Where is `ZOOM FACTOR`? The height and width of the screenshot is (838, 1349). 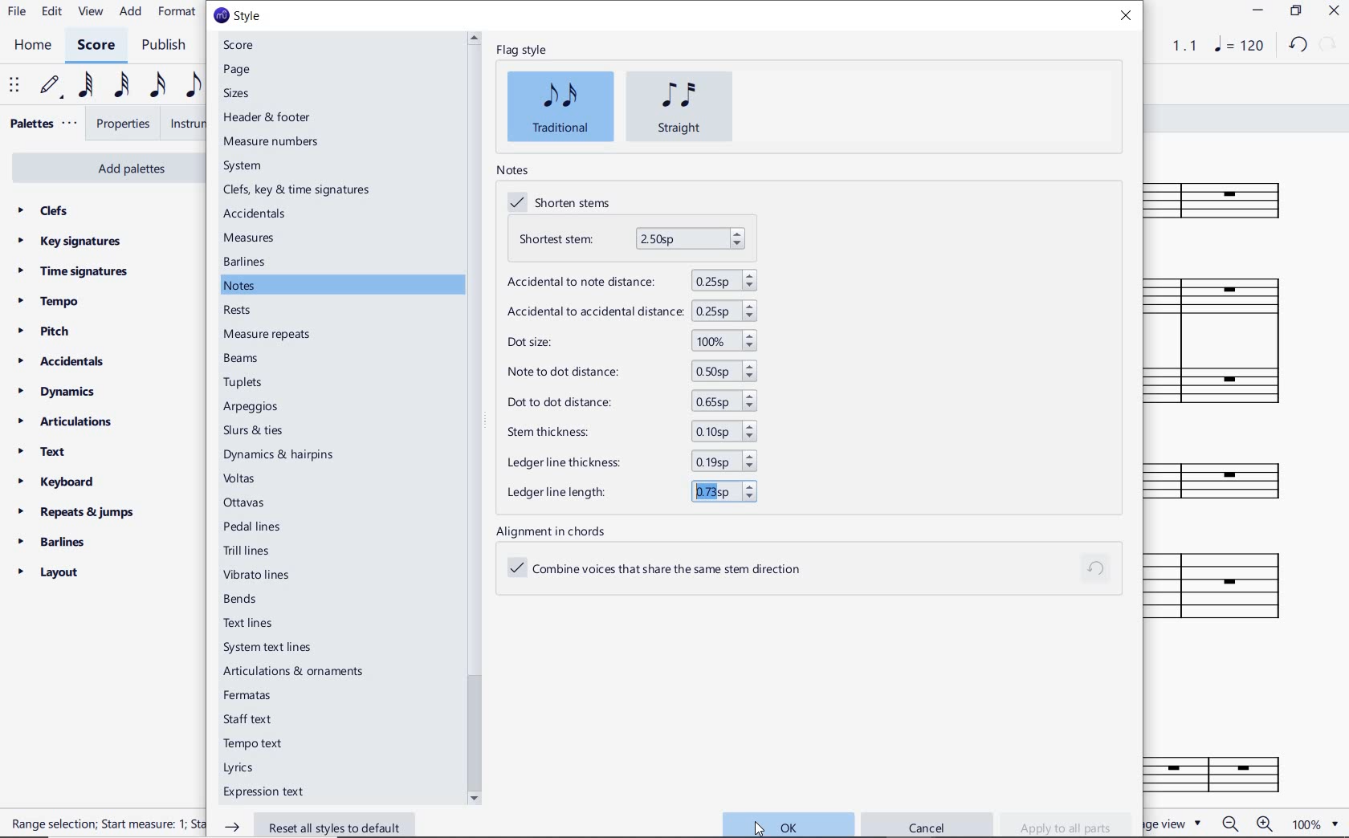 ZOOM FACTOR is located at coordinates (1315, 823).